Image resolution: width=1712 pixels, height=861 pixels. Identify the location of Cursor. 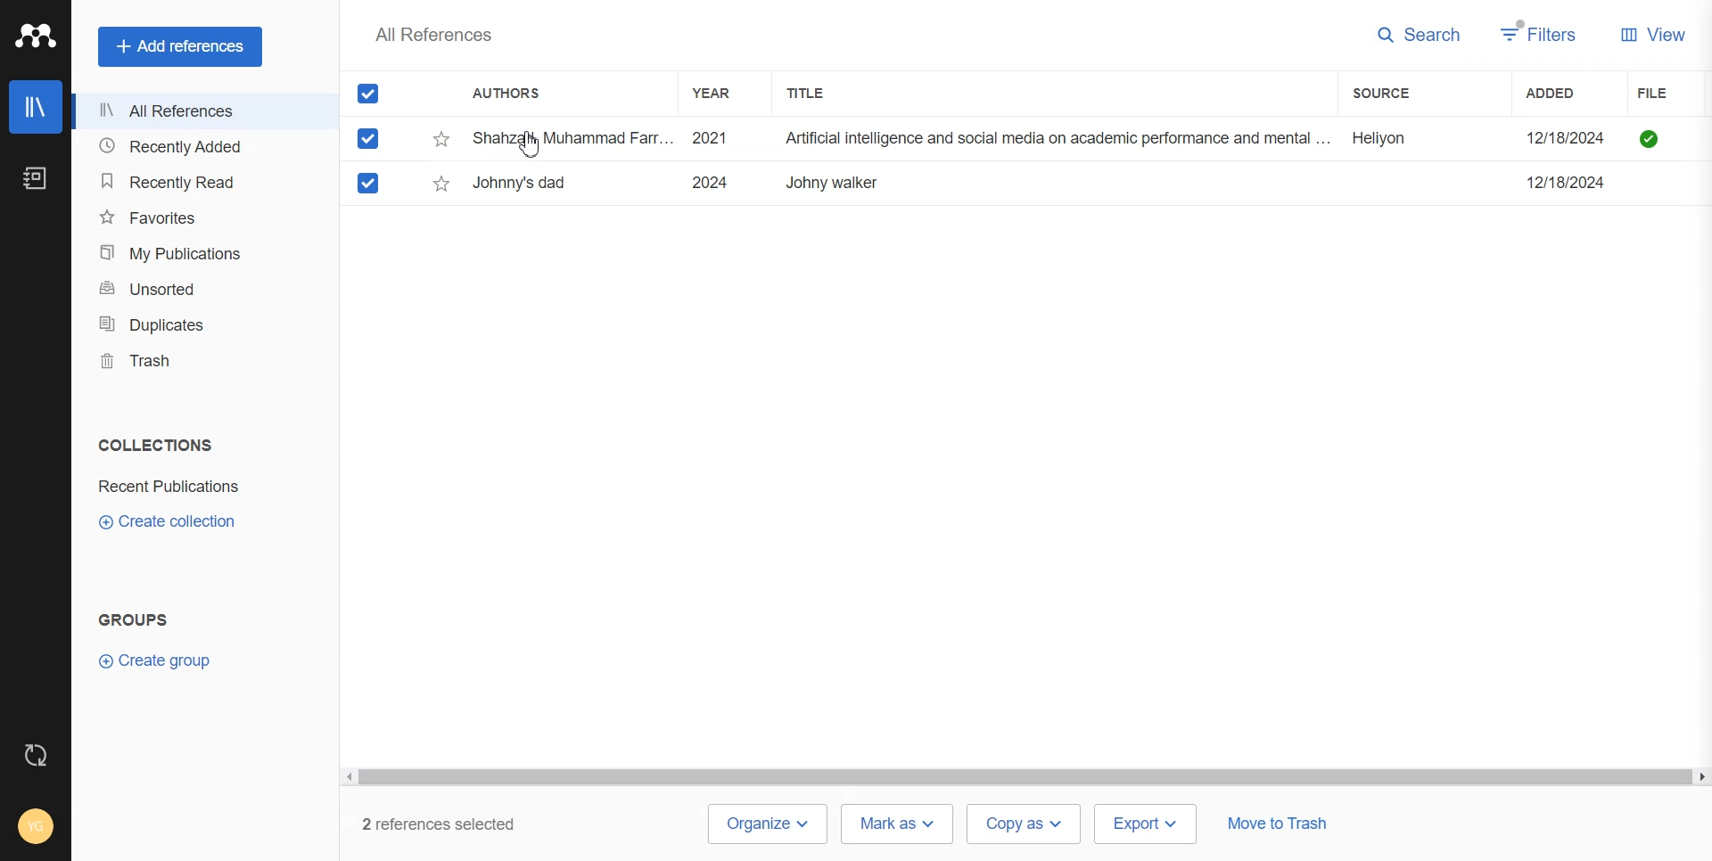
(529, 144).